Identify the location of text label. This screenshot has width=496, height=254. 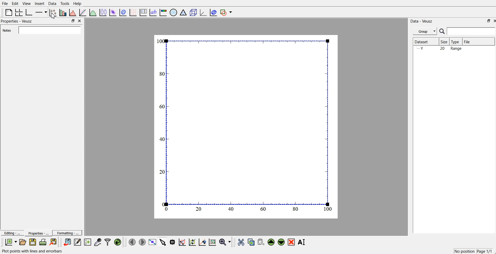
(153, 12).